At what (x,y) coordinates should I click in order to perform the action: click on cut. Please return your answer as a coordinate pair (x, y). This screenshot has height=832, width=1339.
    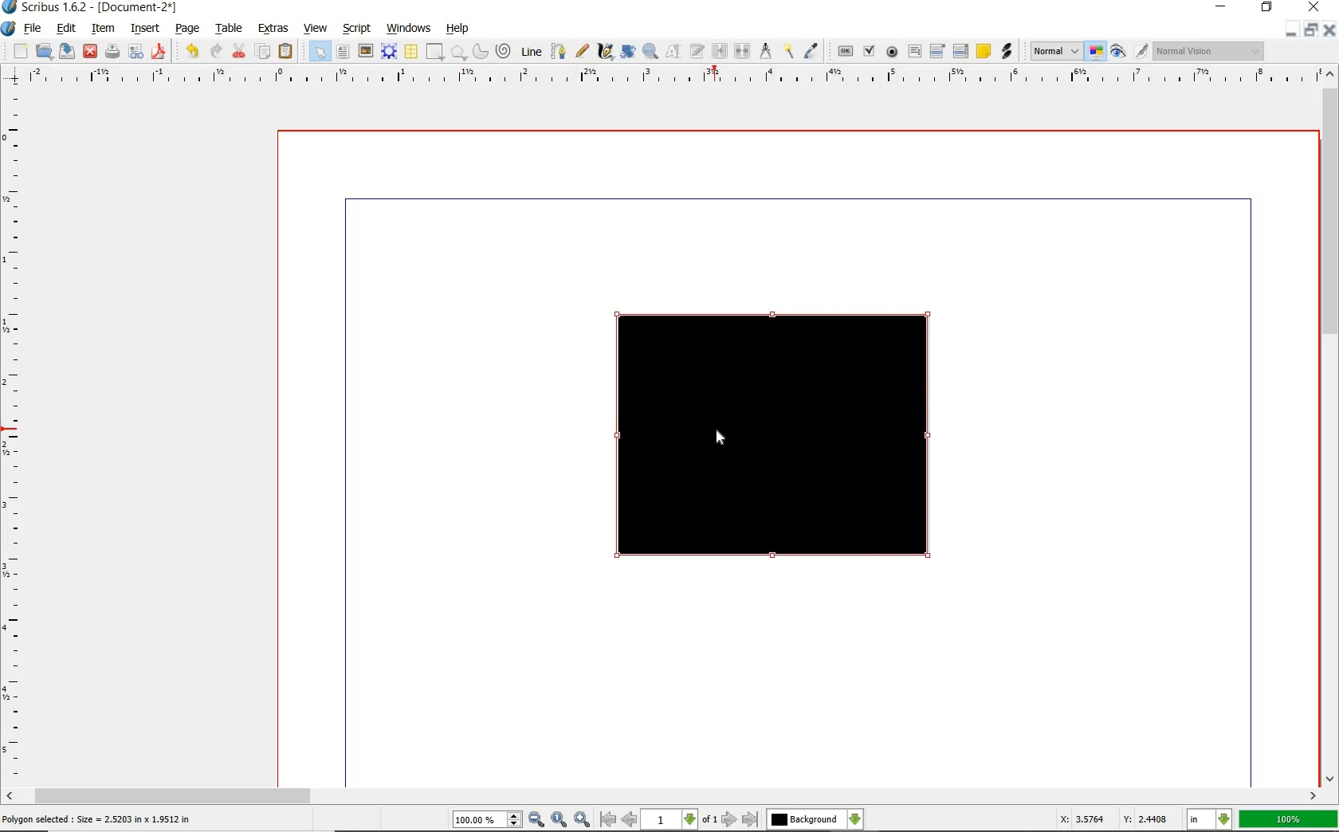
    Looking at the image, I should click on (238, 53).